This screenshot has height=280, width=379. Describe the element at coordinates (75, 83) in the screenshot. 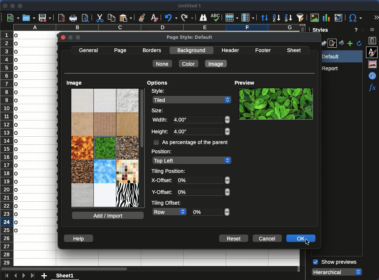

I see `image` at that location.